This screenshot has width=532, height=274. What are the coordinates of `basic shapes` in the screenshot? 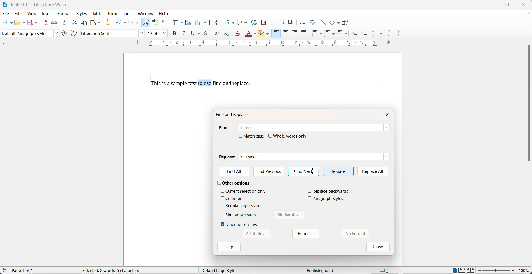 It's located at (332, 22).